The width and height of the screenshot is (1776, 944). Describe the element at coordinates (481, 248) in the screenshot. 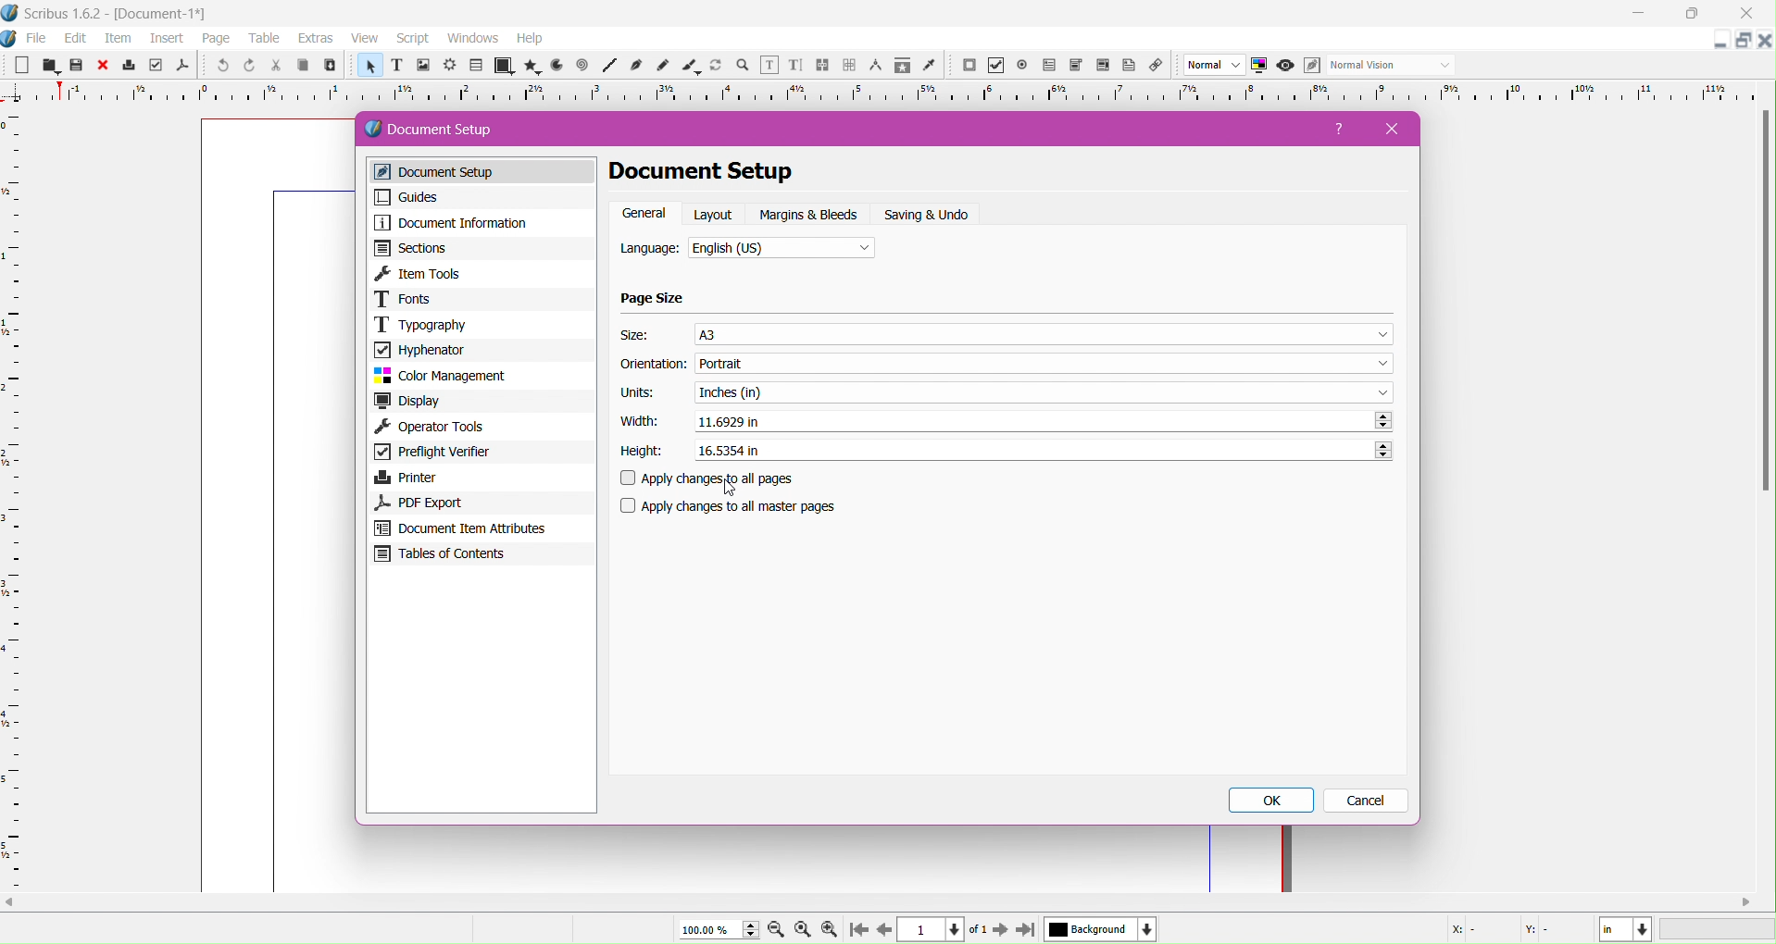

I see `Sections` at that location.